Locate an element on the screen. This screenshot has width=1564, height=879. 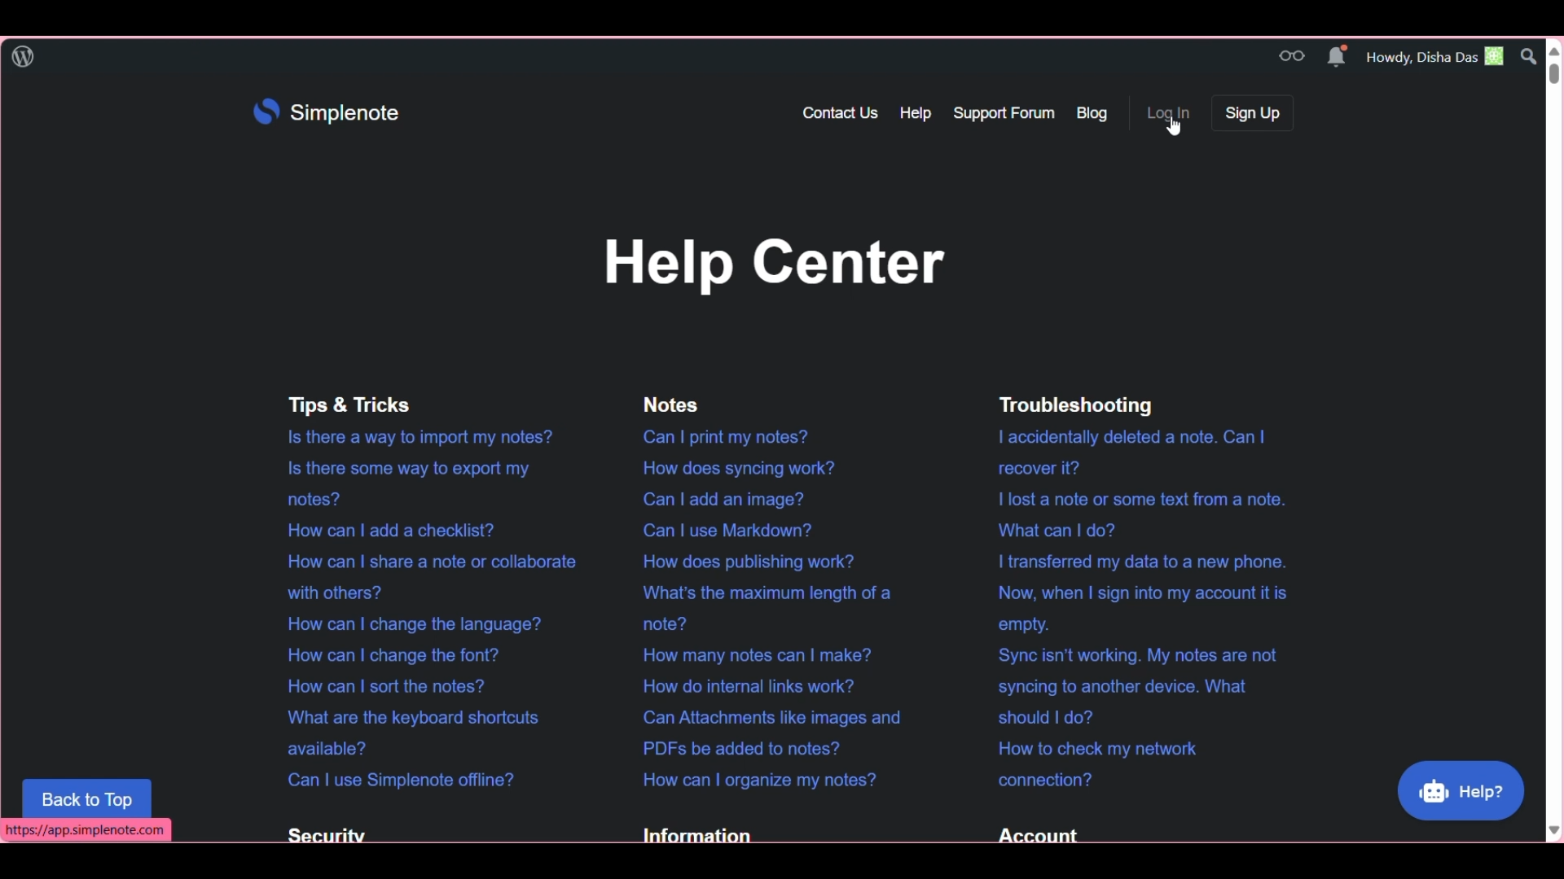
Help chatbot is located at coordinates (1461, 789).